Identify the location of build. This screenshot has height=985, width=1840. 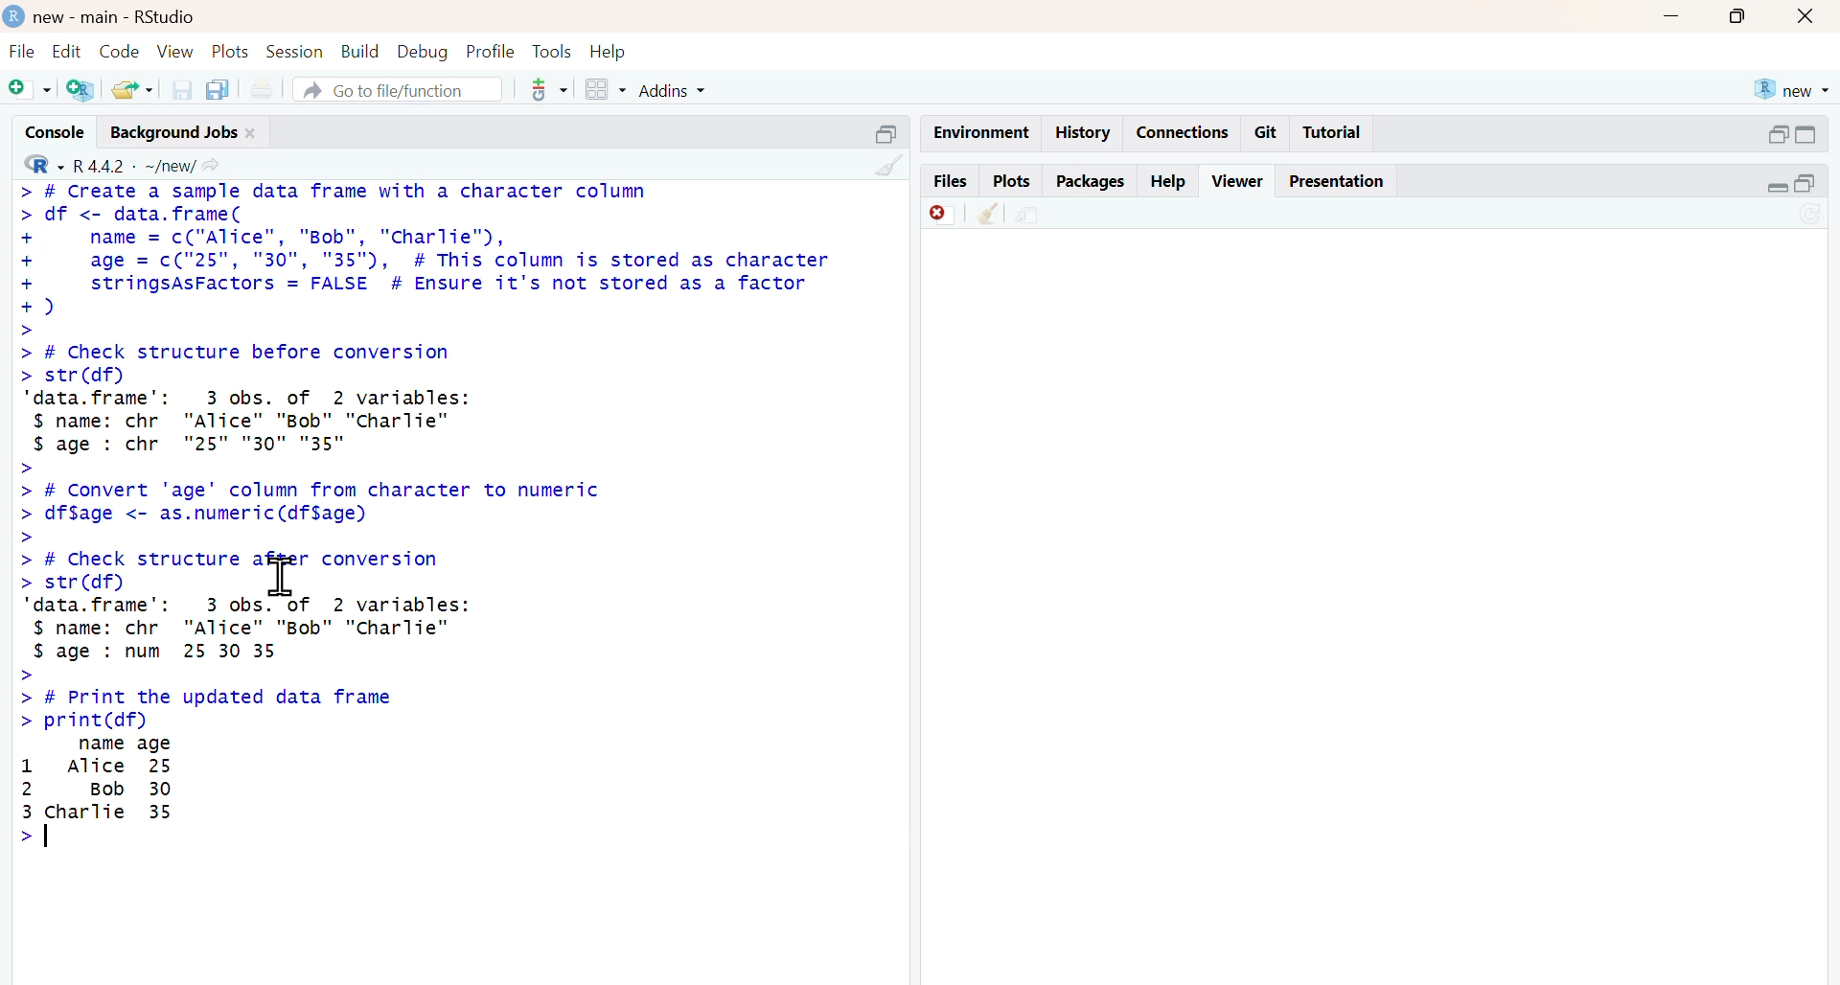
(361, 52).